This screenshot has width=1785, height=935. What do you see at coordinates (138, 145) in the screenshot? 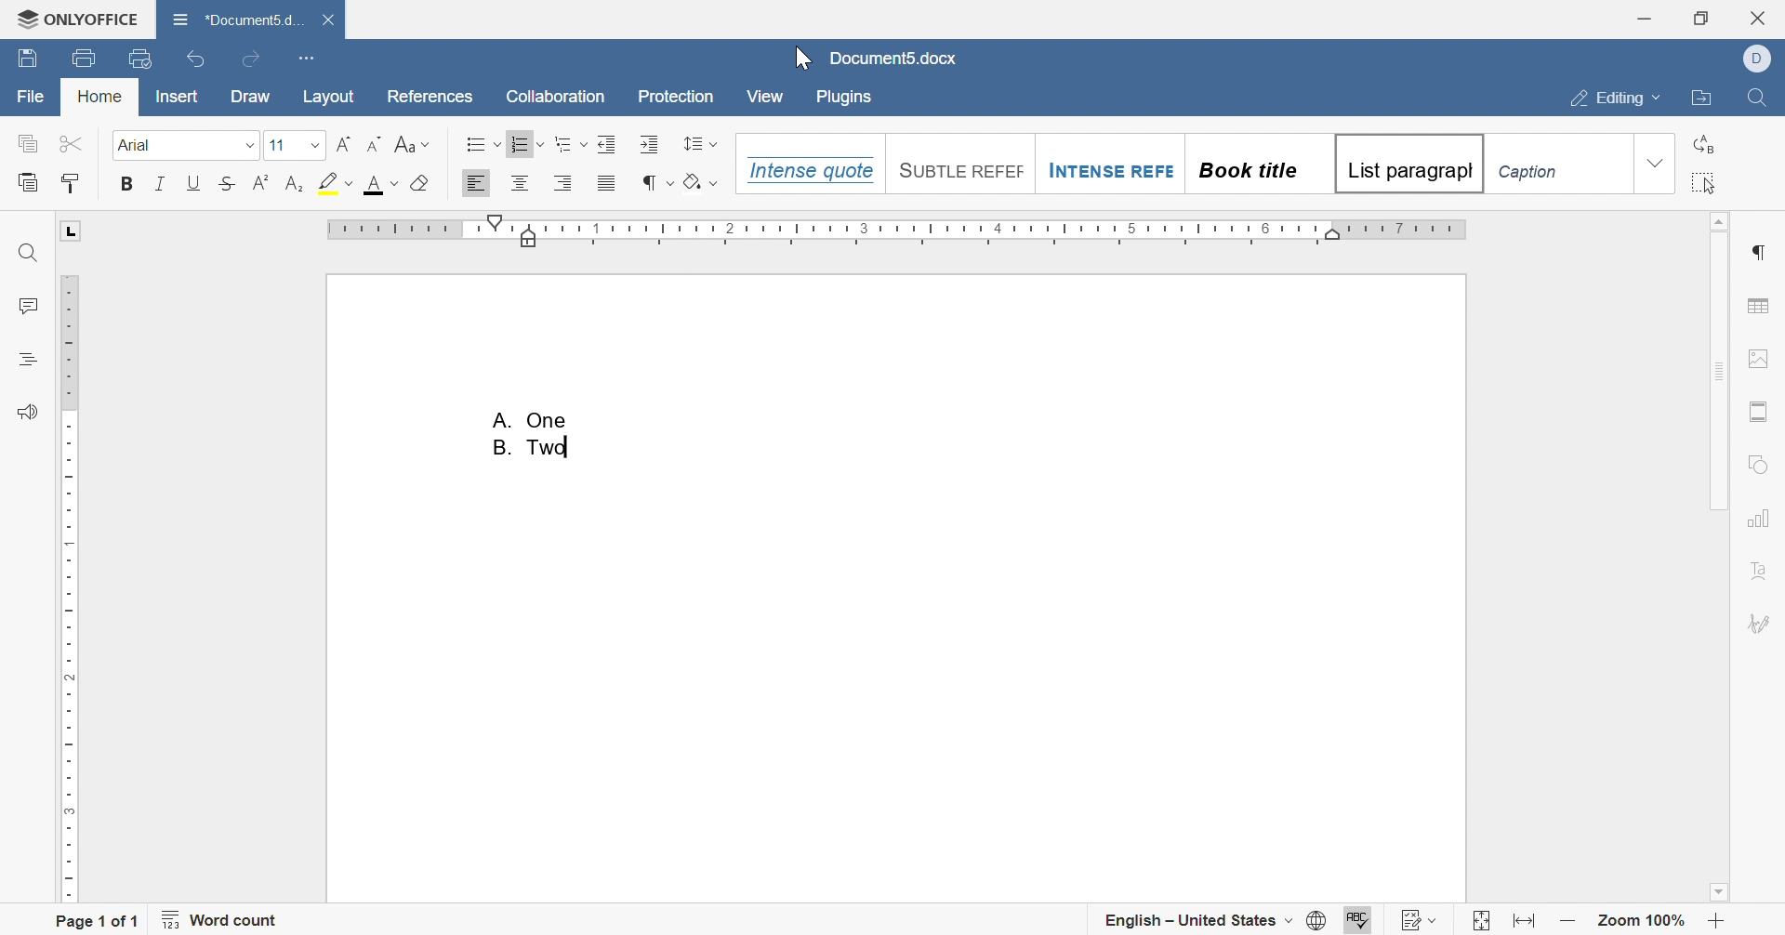
I see `arial` at bounding box center [138, 145].